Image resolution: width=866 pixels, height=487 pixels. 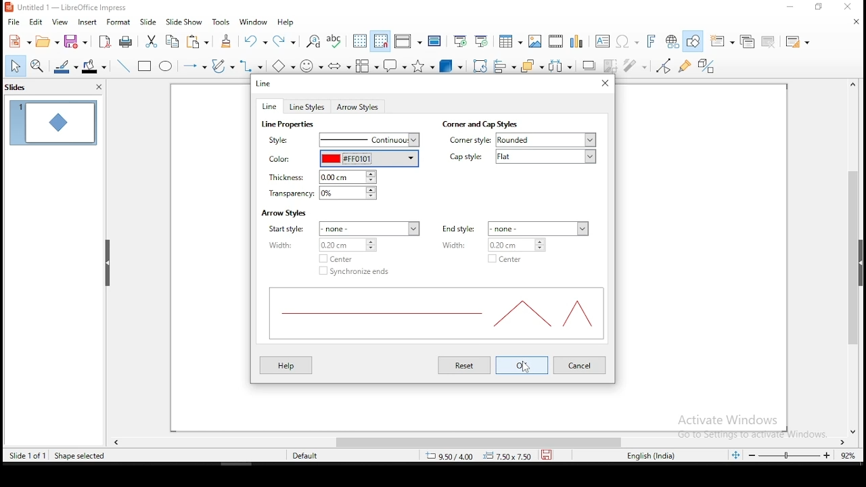 What do you see at coordinates (340, 67) in the screenshot?
I see `block arrows` at bounding box center [340, 67].